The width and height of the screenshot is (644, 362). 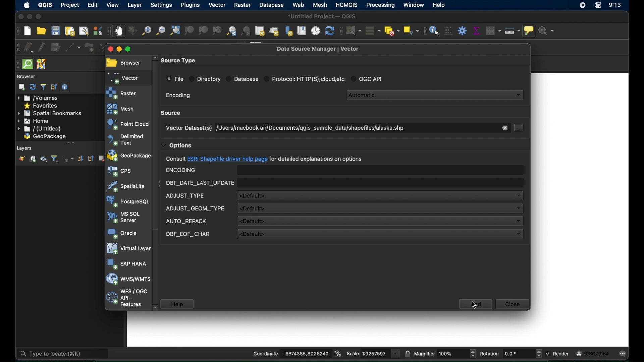 I want to click on database radio button, so click(x=243, y=78).